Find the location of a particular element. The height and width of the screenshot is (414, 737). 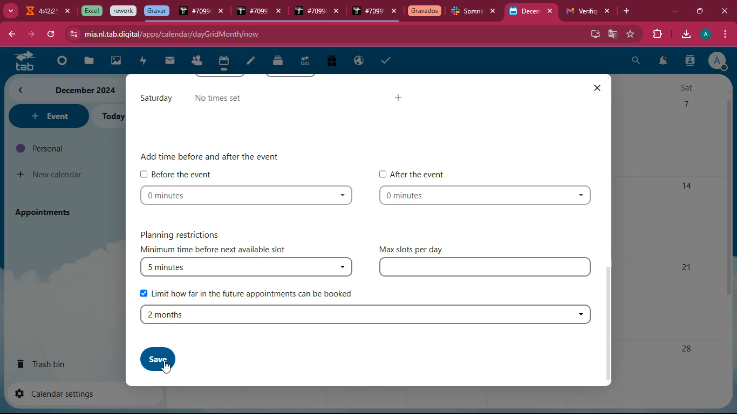

more is located at coordinates (10, 10).